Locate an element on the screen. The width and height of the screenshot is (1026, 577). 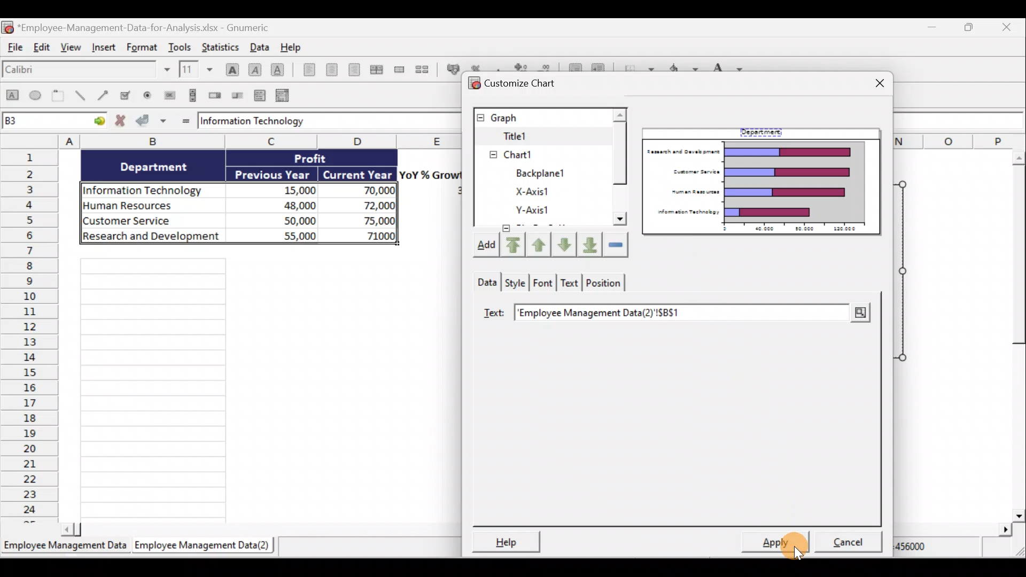
cell reference input is located at coordinates (671, 313).